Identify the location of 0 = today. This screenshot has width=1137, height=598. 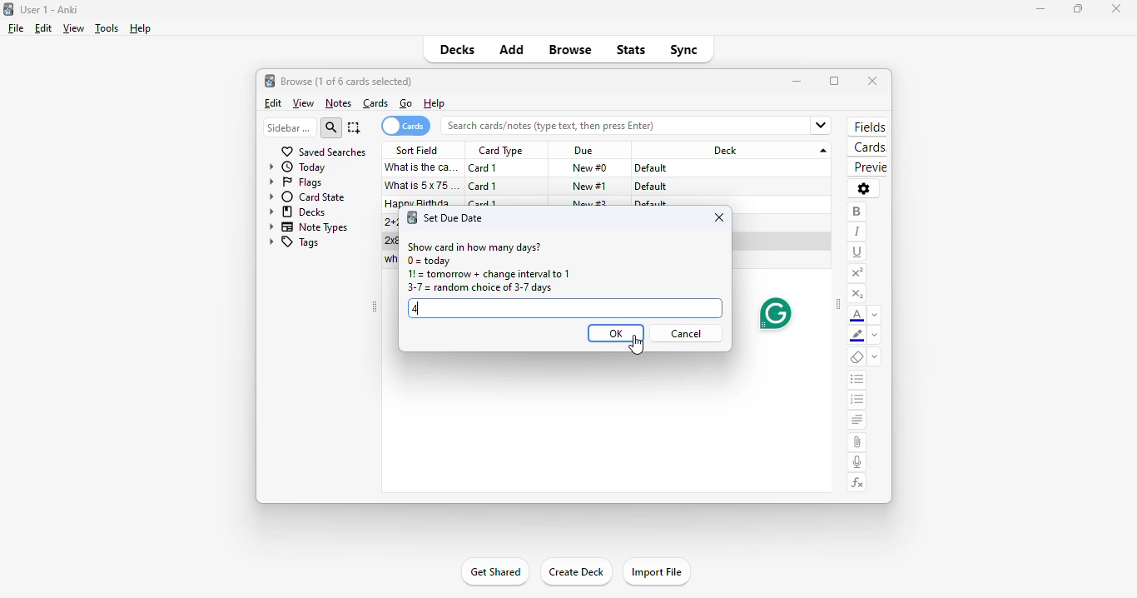
(429, 261).